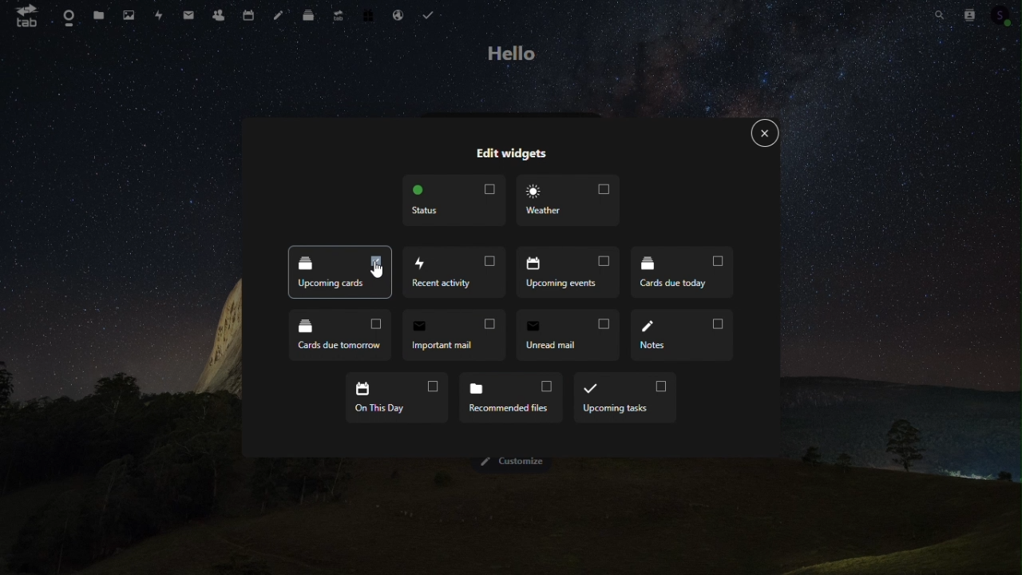 This screenshot has width=1022, height=575. What do you see at coordinates (511, 154) in the screenshot?
I see `edit widgets` at bounding box center [511, 154].